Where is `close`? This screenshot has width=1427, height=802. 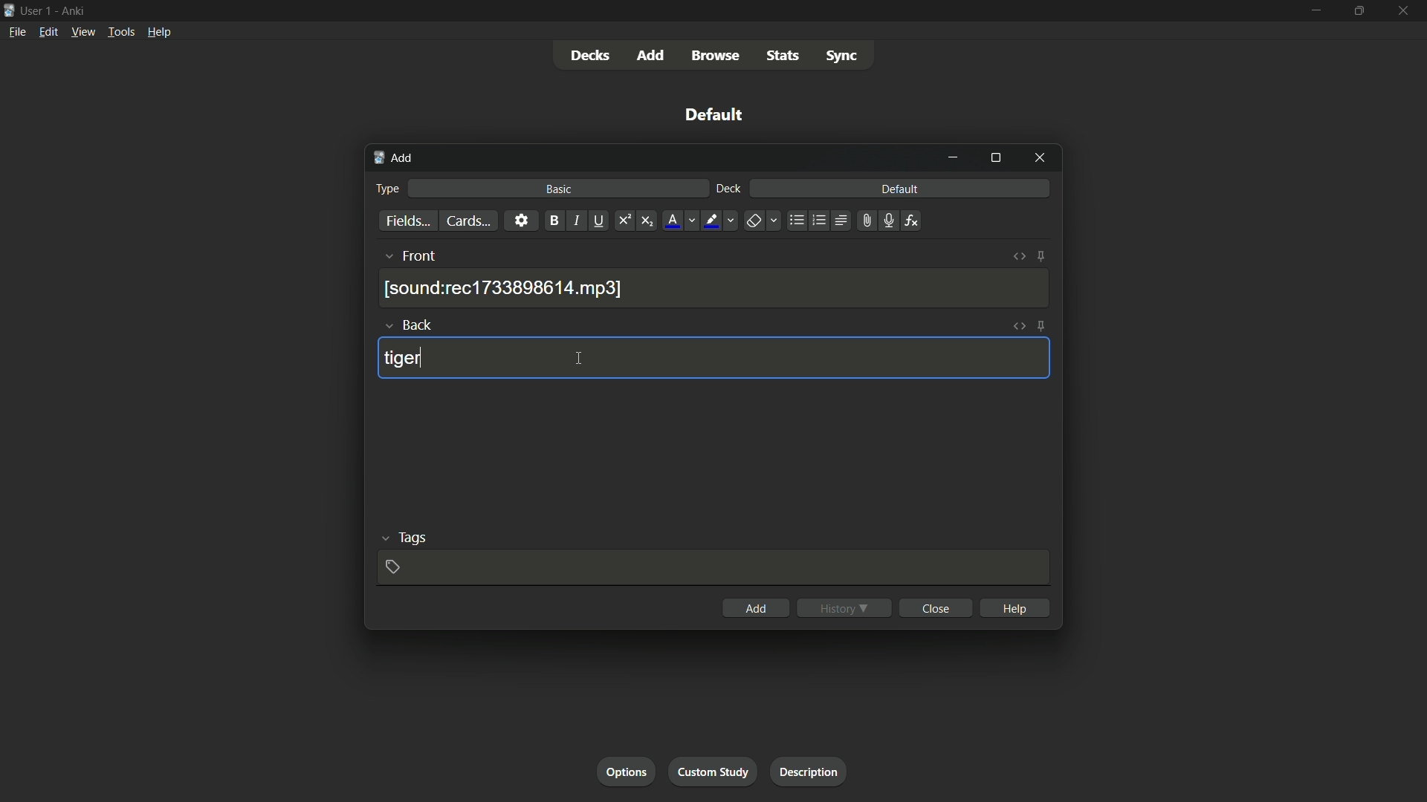 close is located at coordinates (935, 608).